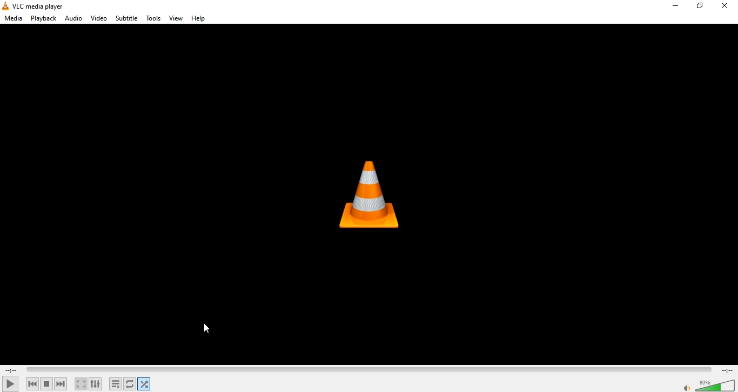  I want to click on volume, so click(685, 387).